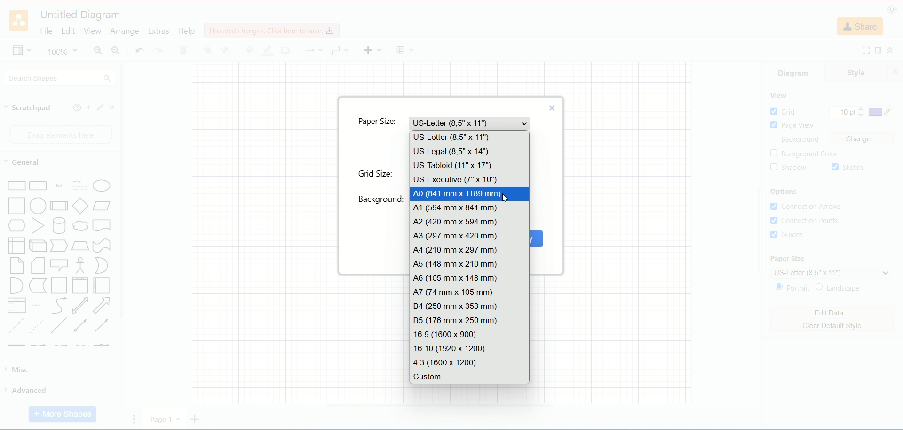  What do you see at coordinates (506, 196) in the screenshot?
I see `Cursor Position` at bounding box center [506, 196].